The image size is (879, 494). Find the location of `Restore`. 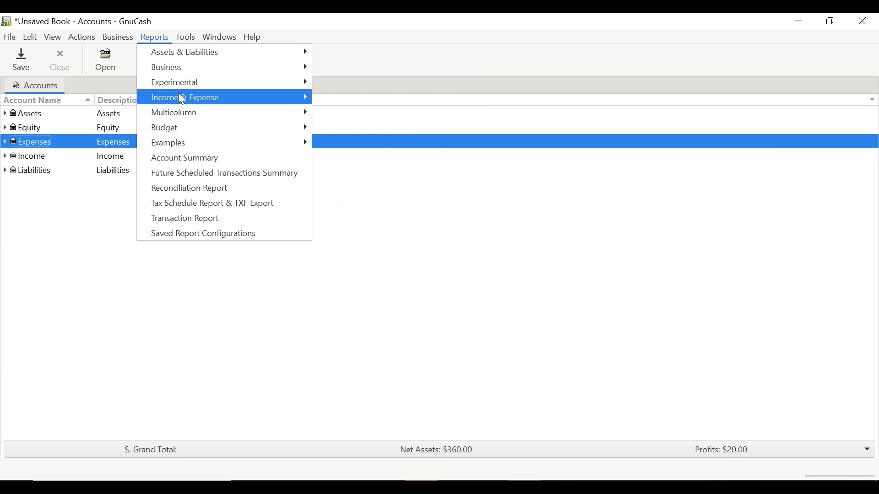

Restore is located at coordinates (828, 22).